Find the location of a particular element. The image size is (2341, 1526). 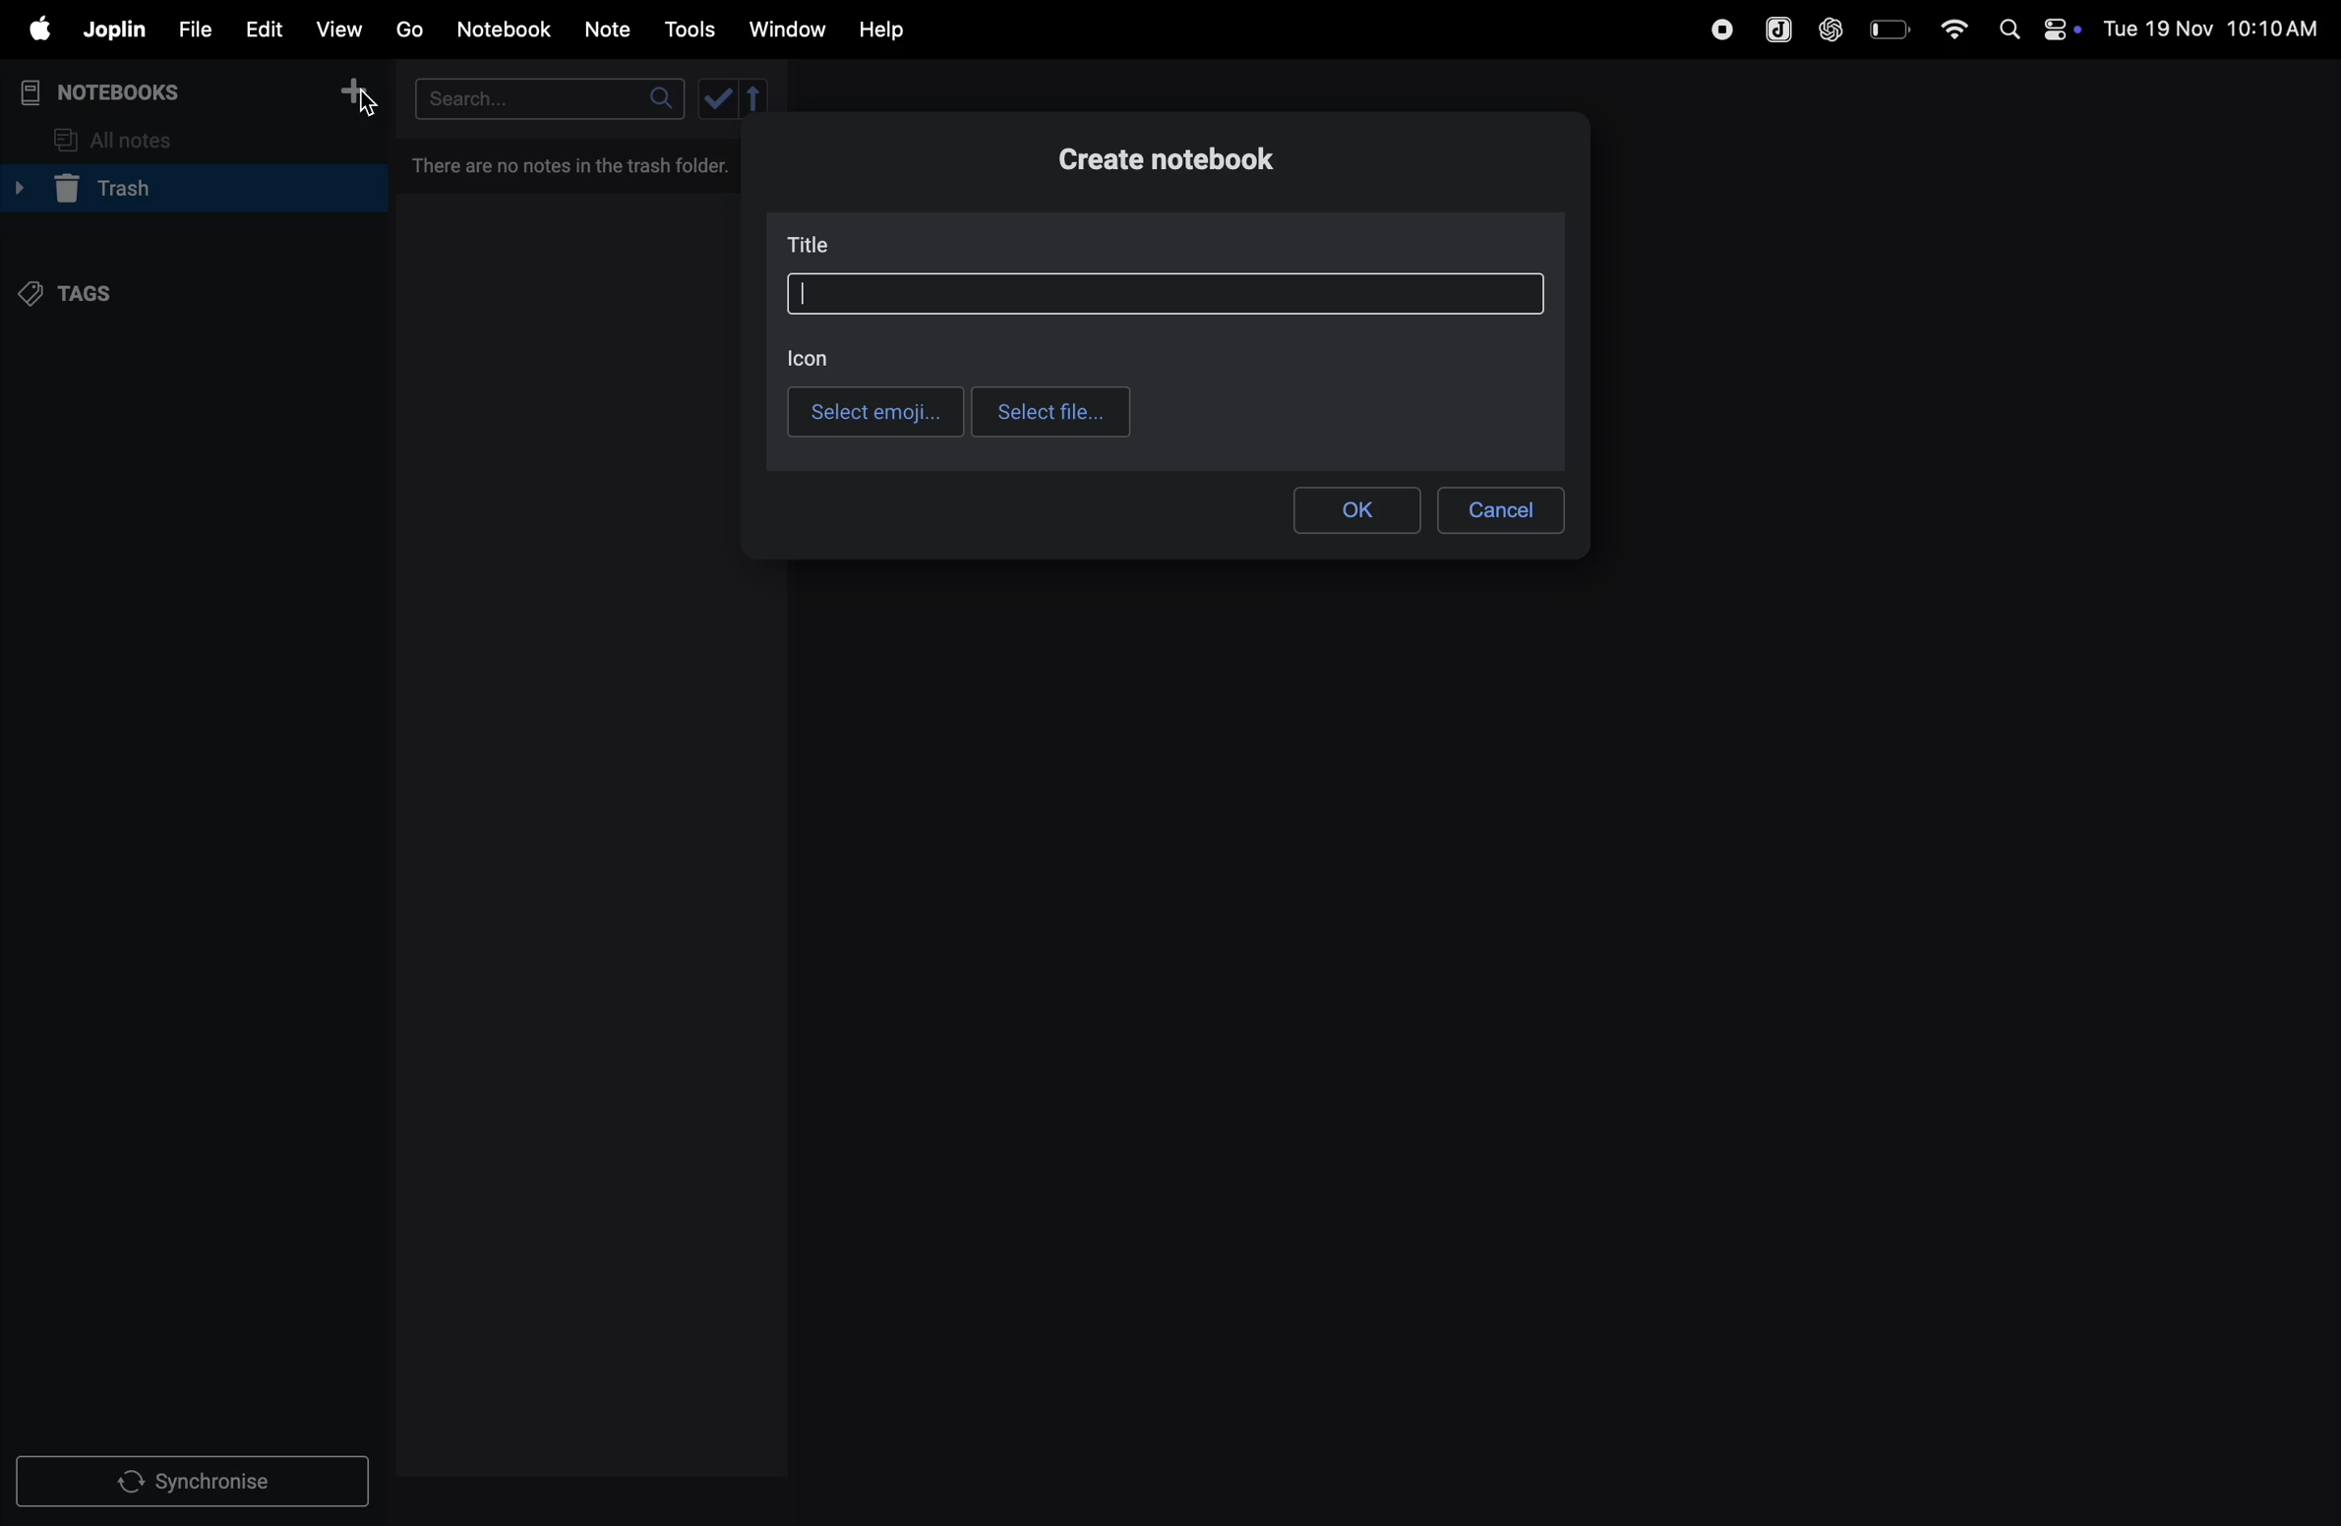

search is located at coordinates (2008, 29).